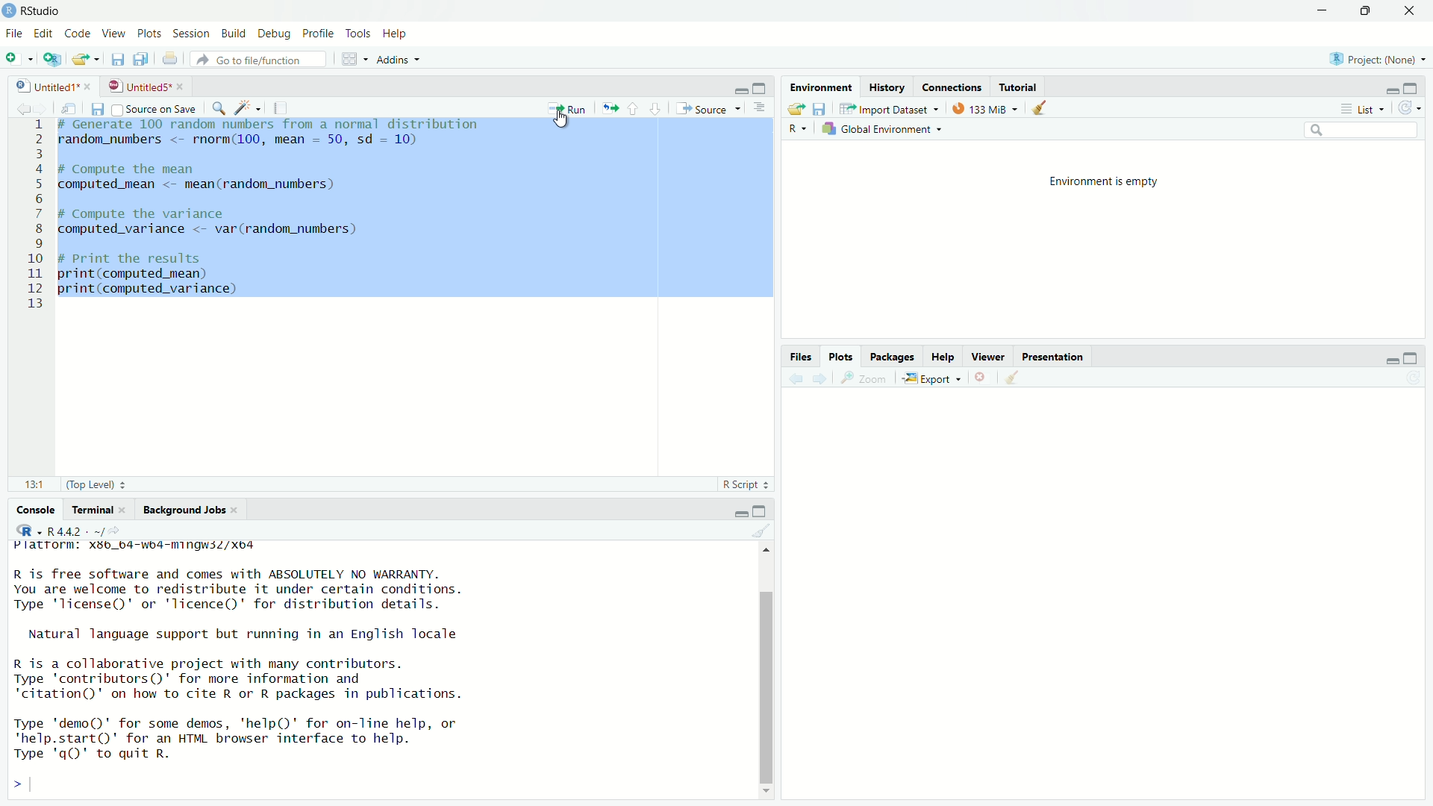 The image size is (1433, 806). Describe the element at coordinates (243, 510) in the screenshot. I see `close` at that location.